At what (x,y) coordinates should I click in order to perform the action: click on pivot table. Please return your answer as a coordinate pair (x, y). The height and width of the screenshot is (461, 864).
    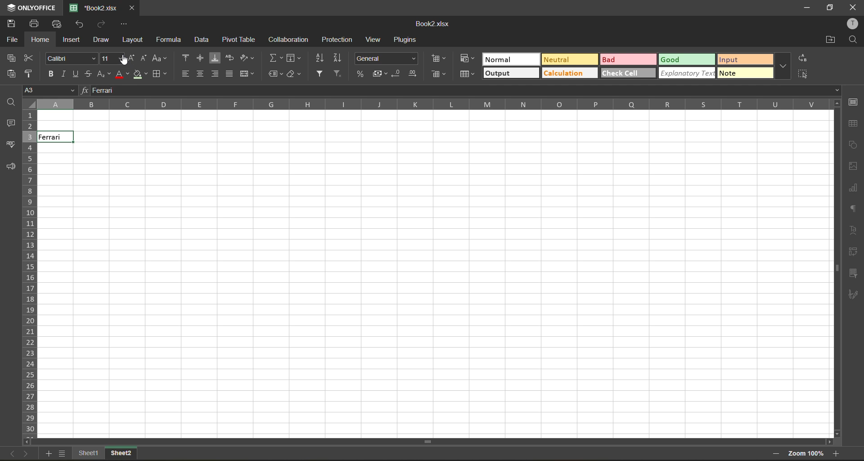
    Looking at the image, I should click on (238, 40).